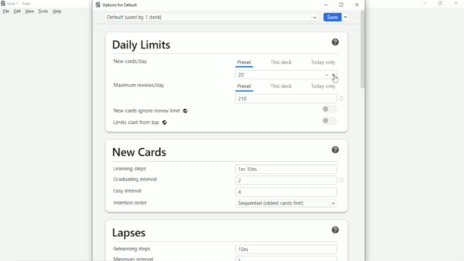 This screenshot has height=261, width=464. I want to click on 10m, so click(244, 249).